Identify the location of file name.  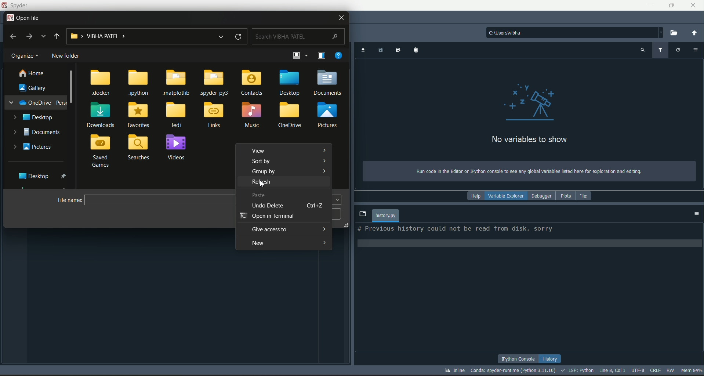
(70, 200).